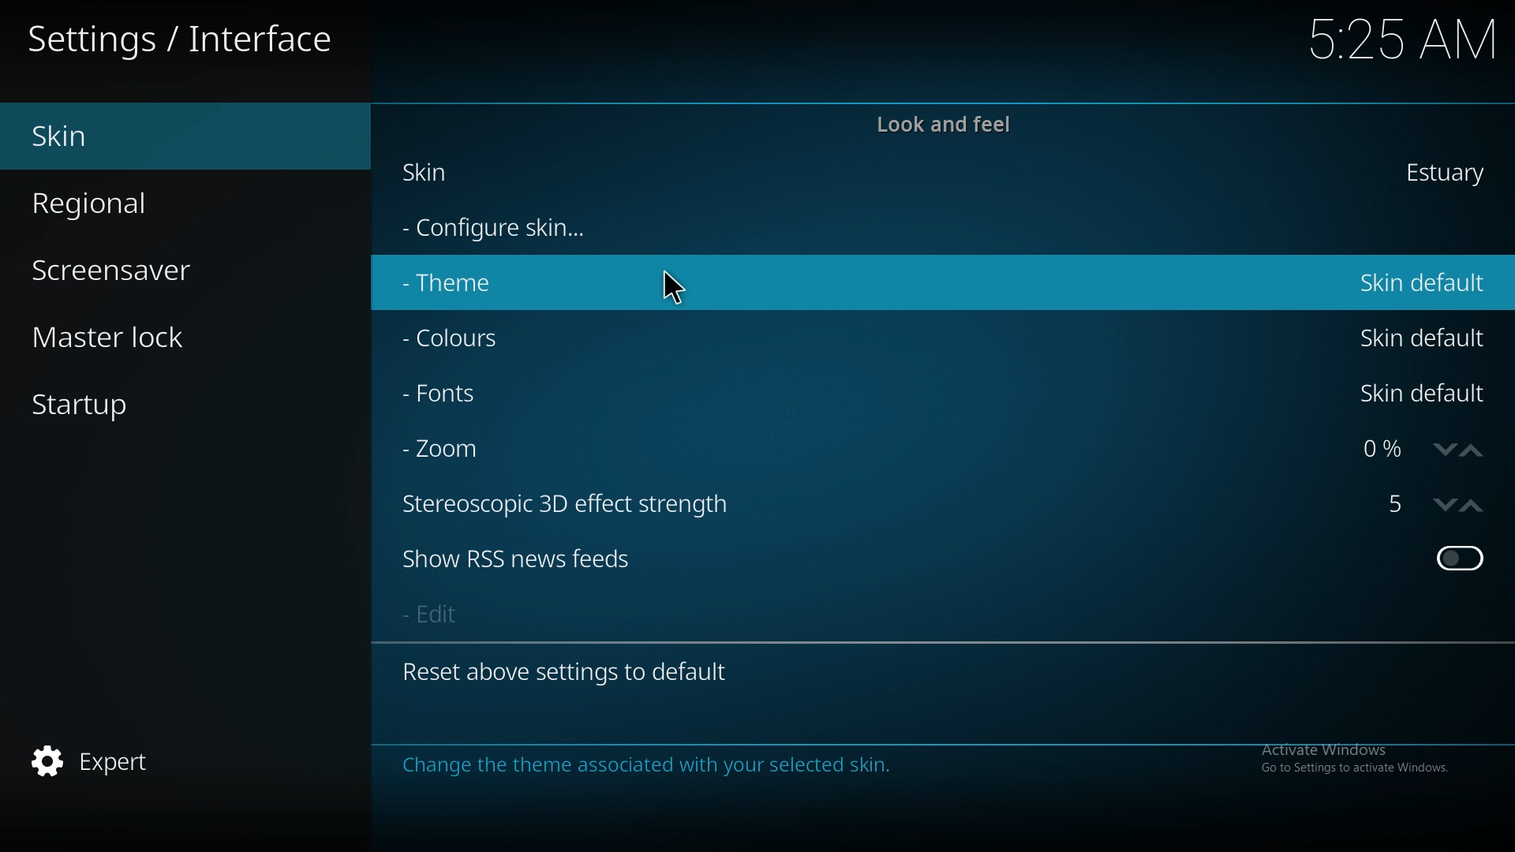 This screenshot has height=852, width=1515. What do you see at coordinates (522, 563) in the screenshot?
I see `show rss new feeds` at bounding box center [522, 563].